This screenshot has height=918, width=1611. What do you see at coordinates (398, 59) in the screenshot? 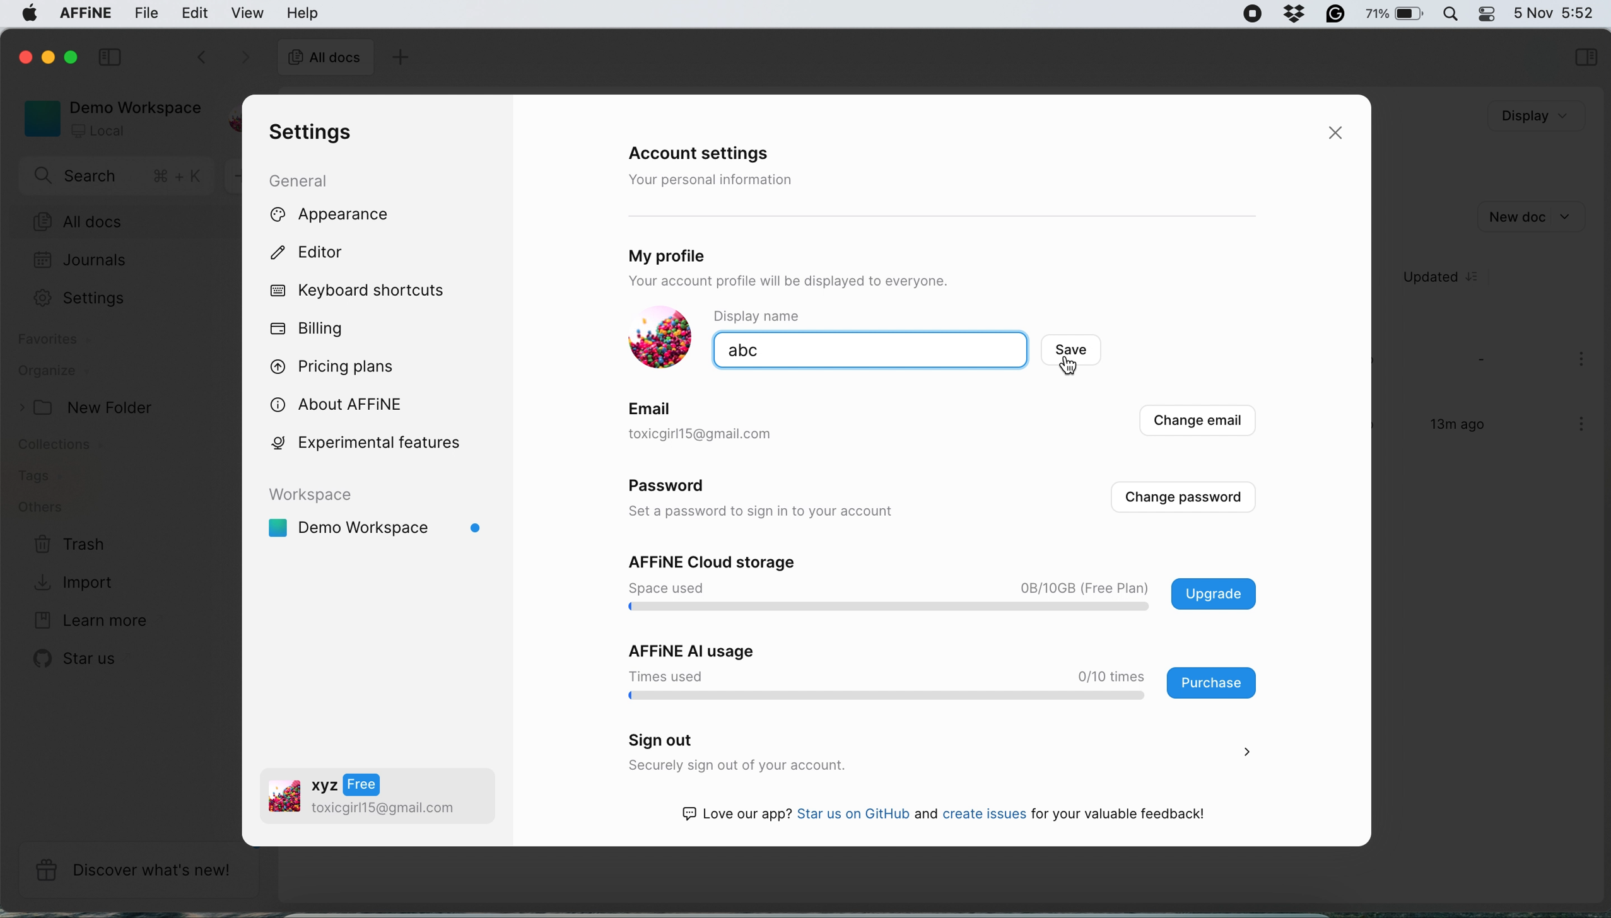
I see `add doc` at bounding box center [398, 59].